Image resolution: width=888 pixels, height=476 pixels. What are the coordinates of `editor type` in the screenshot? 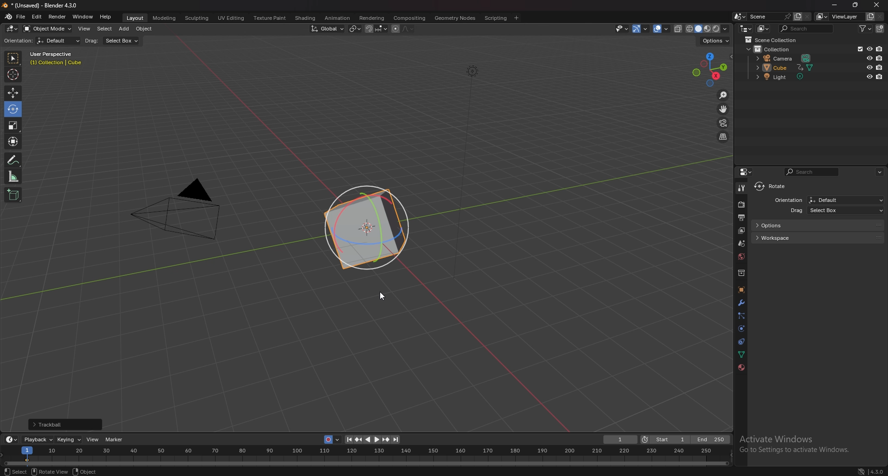 It's located at (12, 439).